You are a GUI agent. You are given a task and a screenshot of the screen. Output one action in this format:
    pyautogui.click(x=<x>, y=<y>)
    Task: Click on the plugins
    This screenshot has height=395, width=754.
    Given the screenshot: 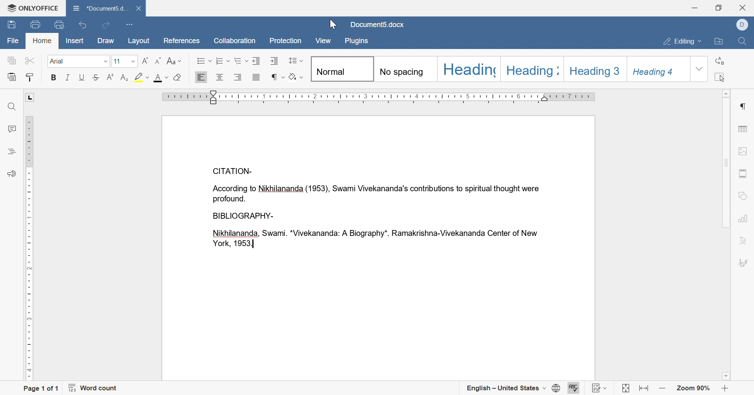 What is the action you would take?
    pyautogui.click(x=357, y=42)
    